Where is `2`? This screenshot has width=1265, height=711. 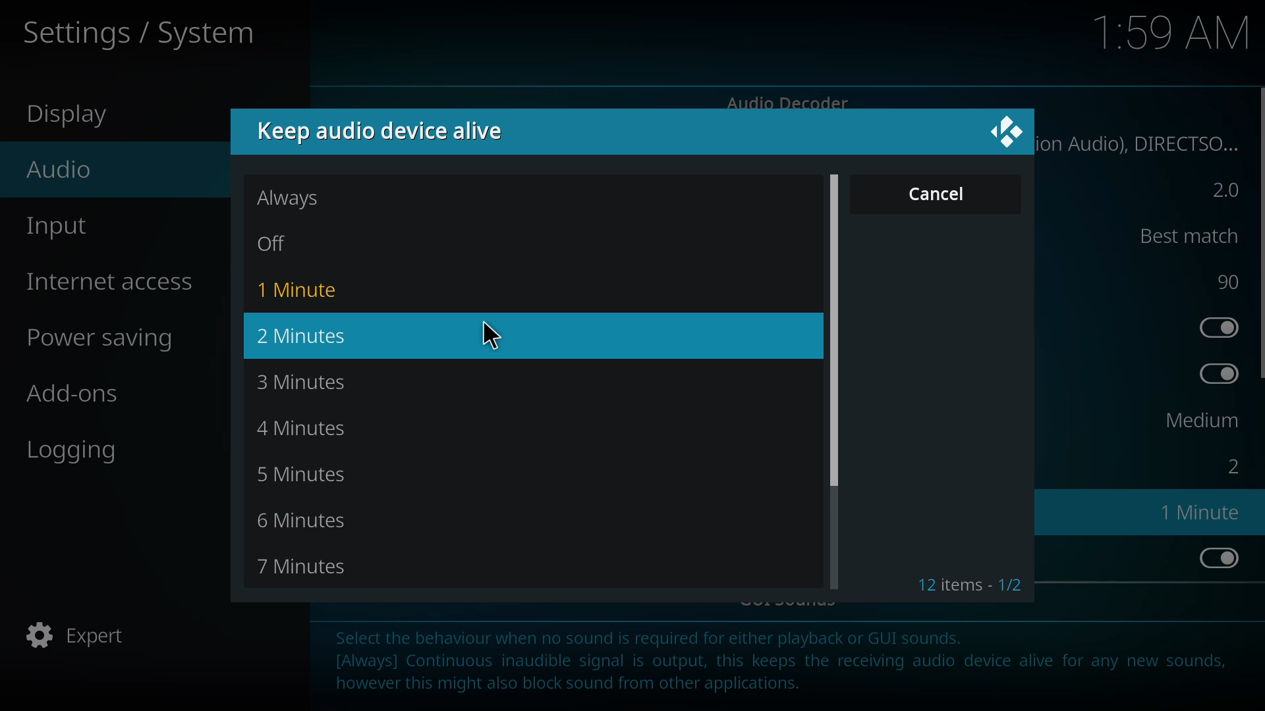
2 is located at coordinates (1228, 465).